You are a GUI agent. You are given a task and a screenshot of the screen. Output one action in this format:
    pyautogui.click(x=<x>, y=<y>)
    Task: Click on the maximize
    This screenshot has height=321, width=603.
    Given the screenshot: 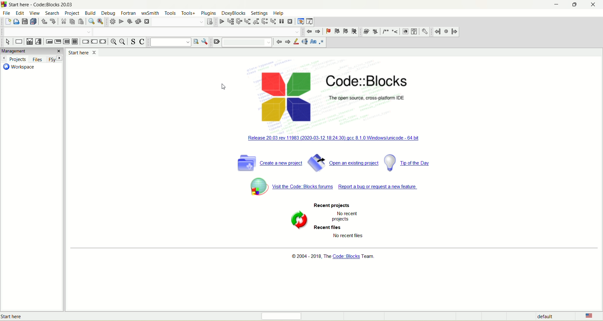 What is the action you would take?
    pyautogui.click(x=574, y=5)
    